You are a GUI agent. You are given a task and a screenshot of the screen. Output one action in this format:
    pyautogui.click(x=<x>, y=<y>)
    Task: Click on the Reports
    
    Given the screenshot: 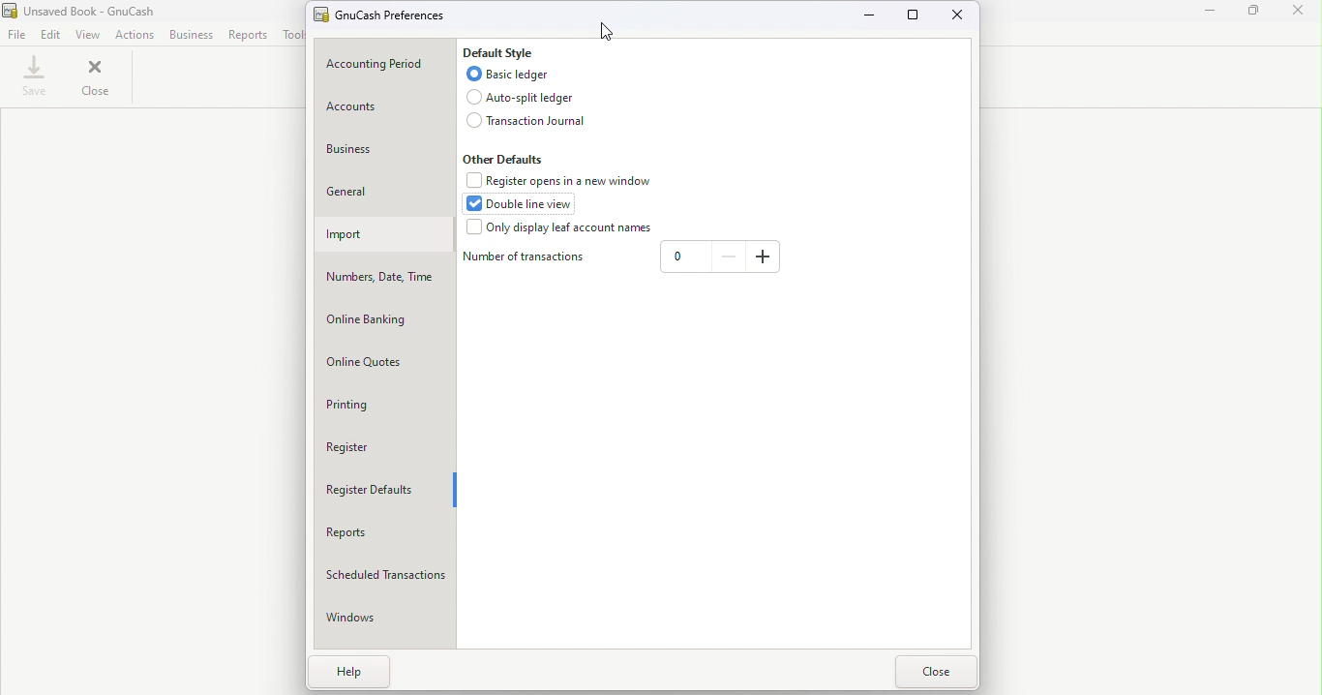 What is the action you would take?
    pyautogui.click(x=376, y=533)
    